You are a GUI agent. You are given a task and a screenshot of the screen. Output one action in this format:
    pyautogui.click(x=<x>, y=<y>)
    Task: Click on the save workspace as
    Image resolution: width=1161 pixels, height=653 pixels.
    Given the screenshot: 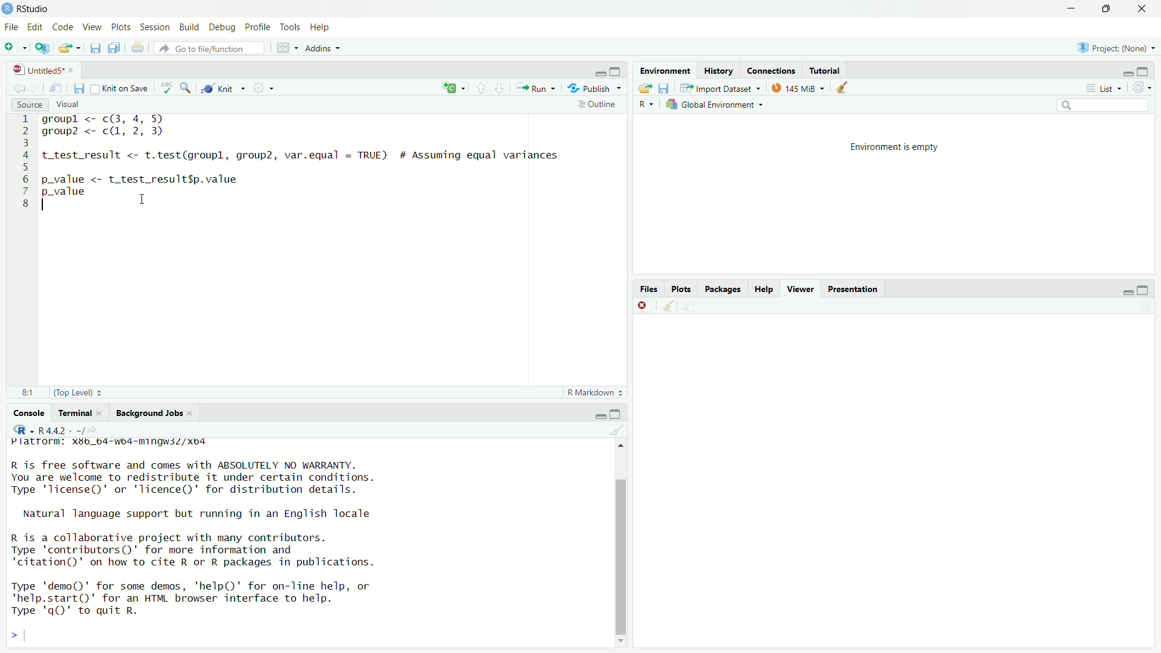 What is the action you would take?
    pyautogui.click(x=665, y=88)
    